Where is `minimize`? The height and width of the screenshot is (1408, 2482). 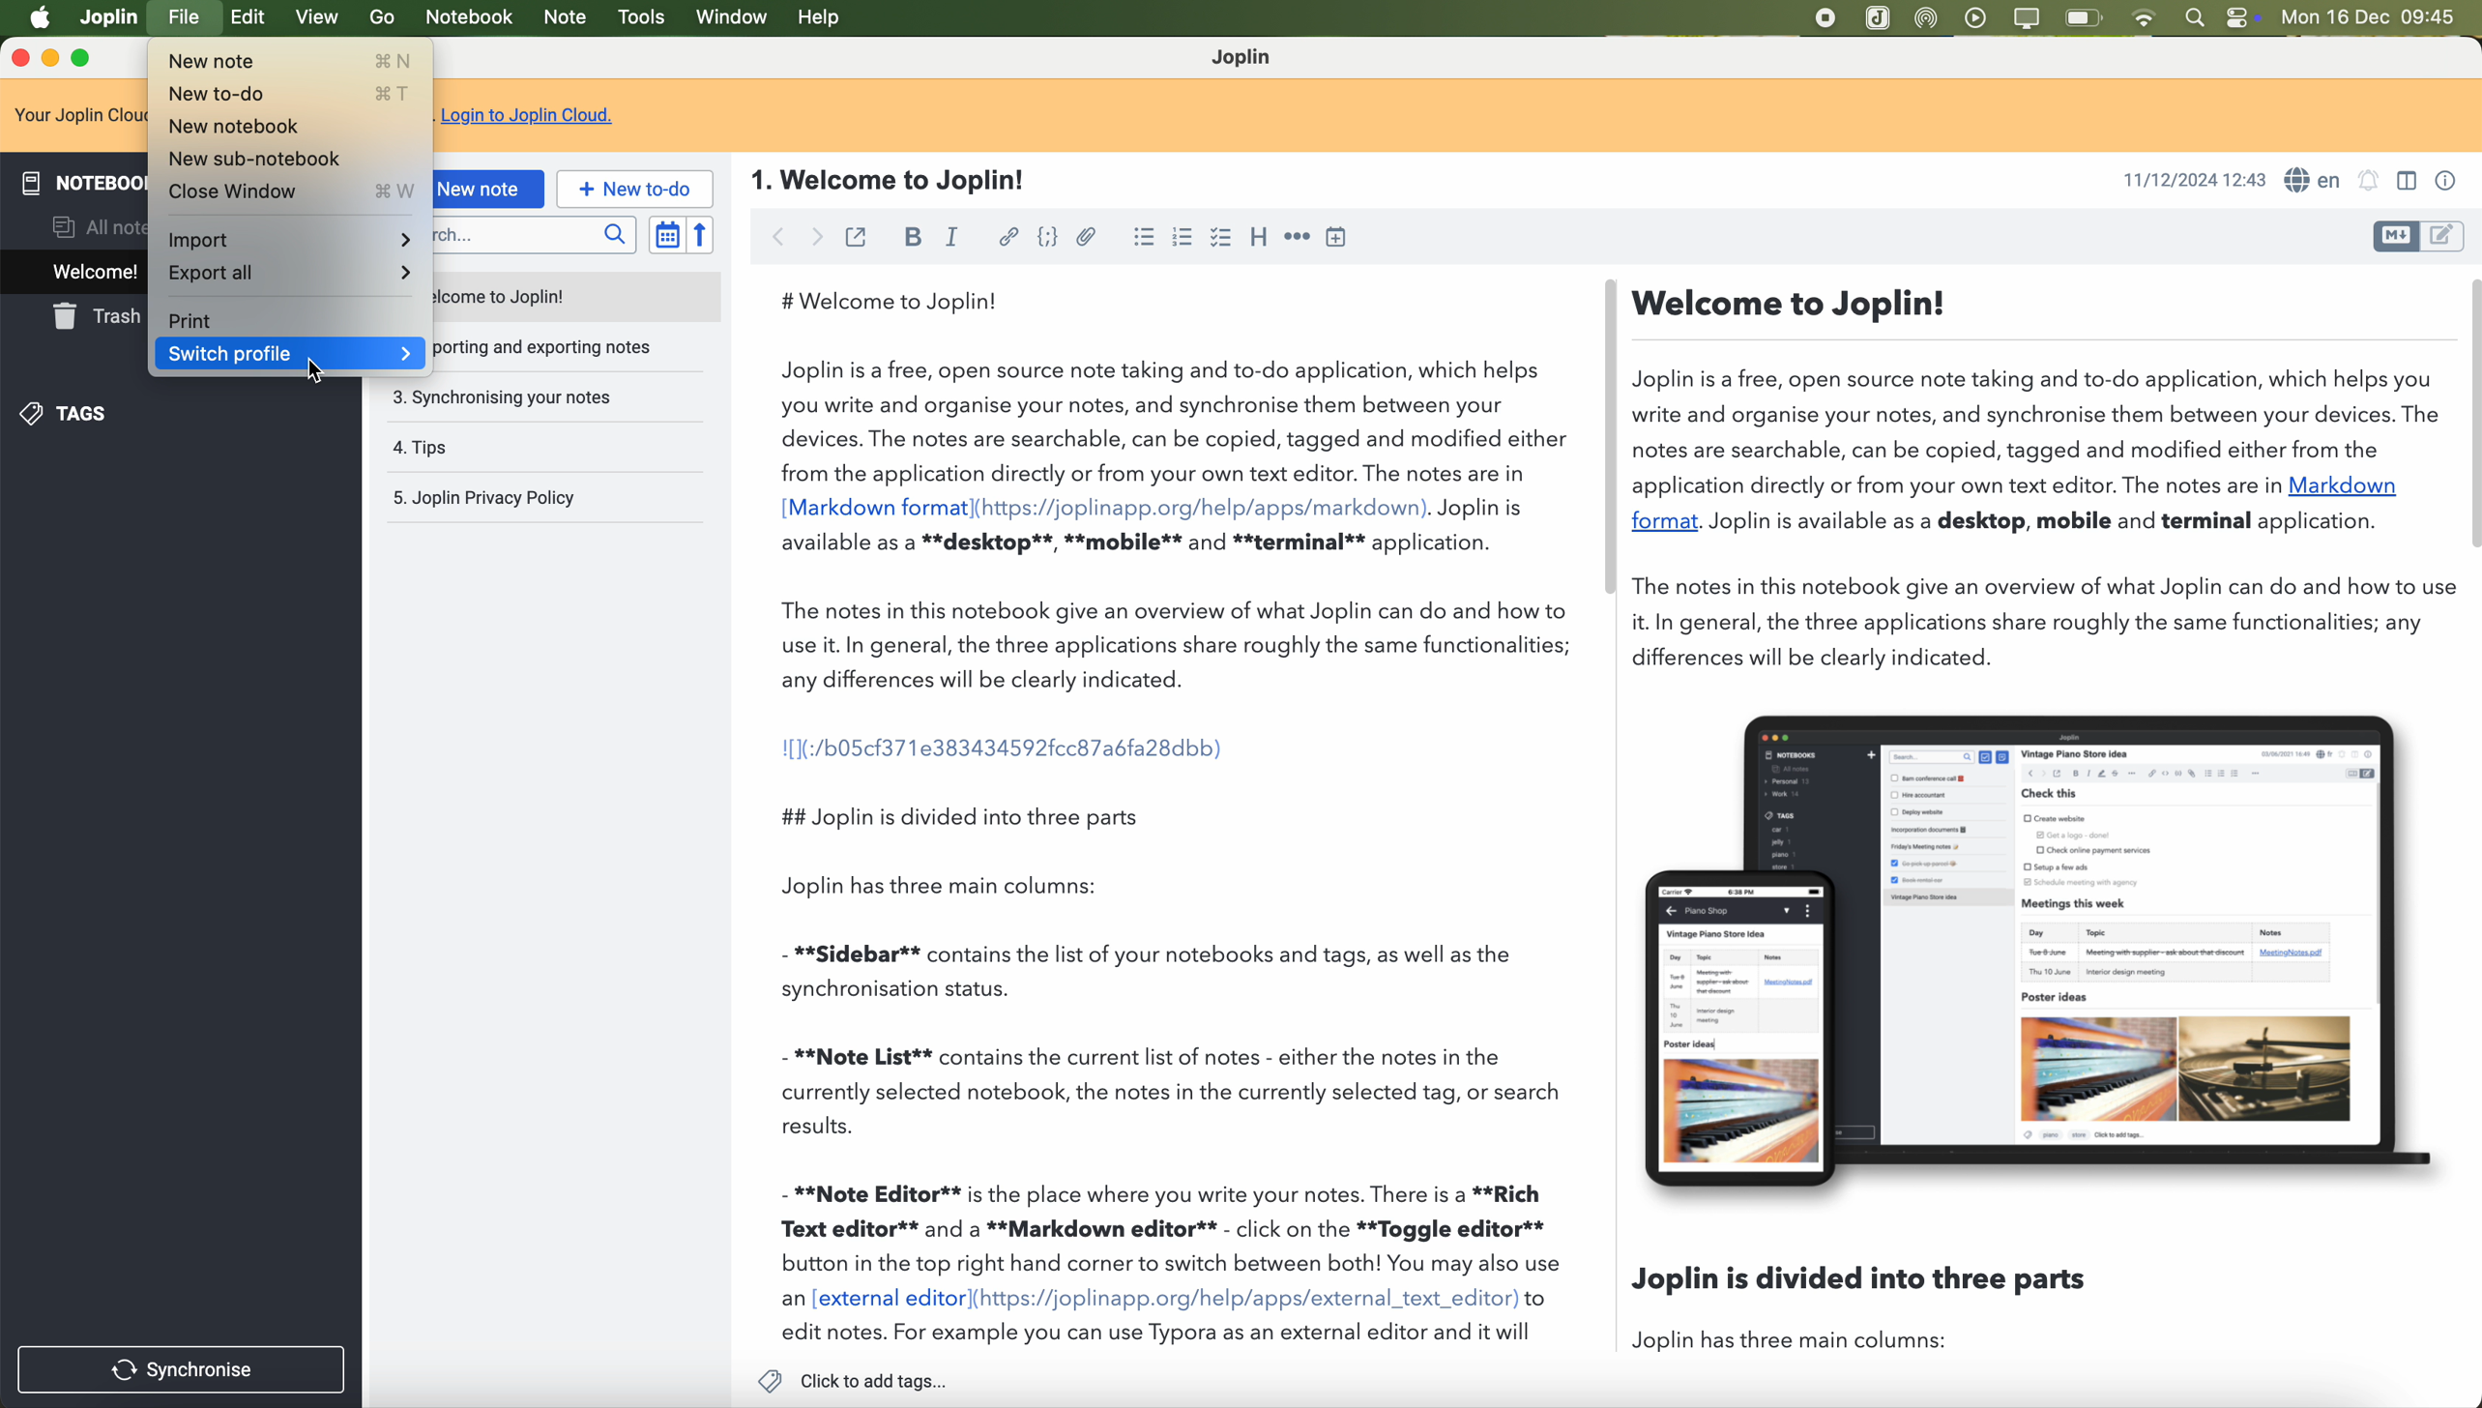 minimize is located at coordinates (51, 59).